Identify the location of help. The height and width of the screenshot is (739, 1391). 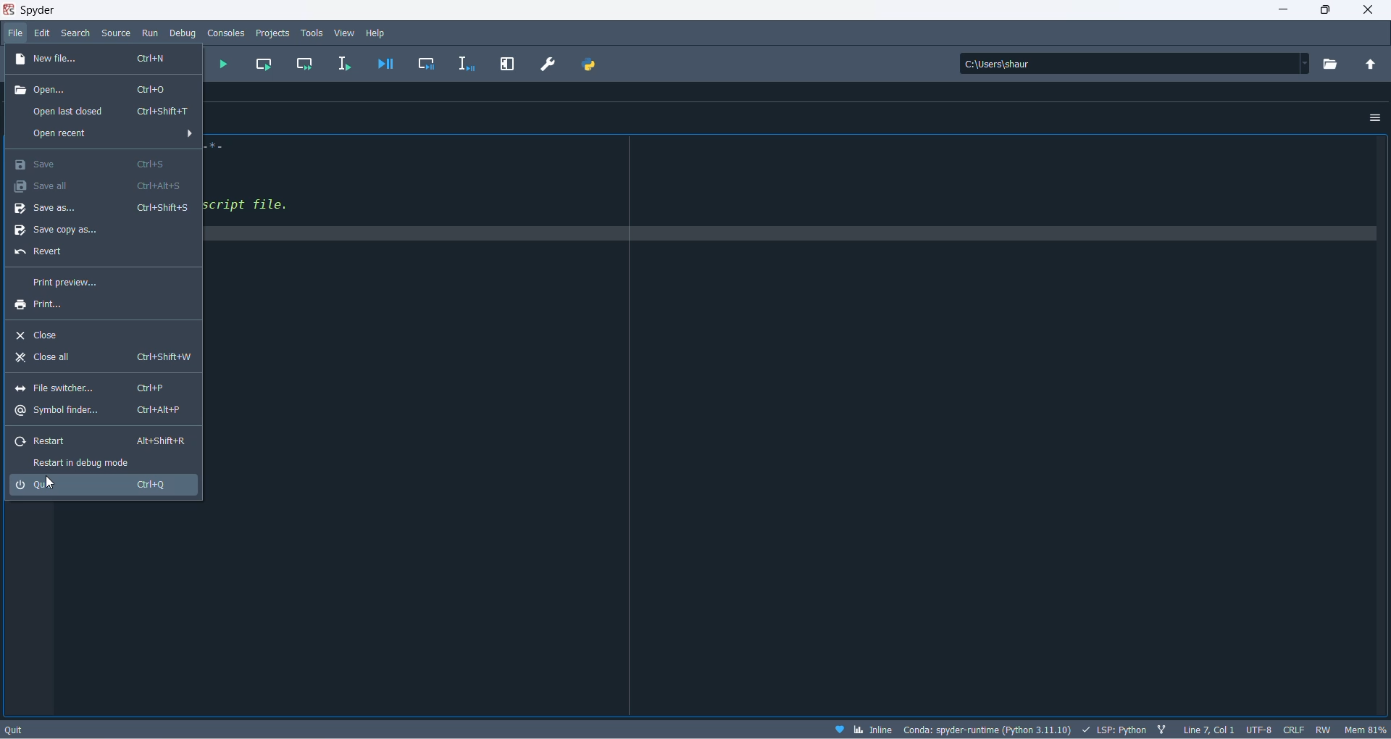
(379, 32).